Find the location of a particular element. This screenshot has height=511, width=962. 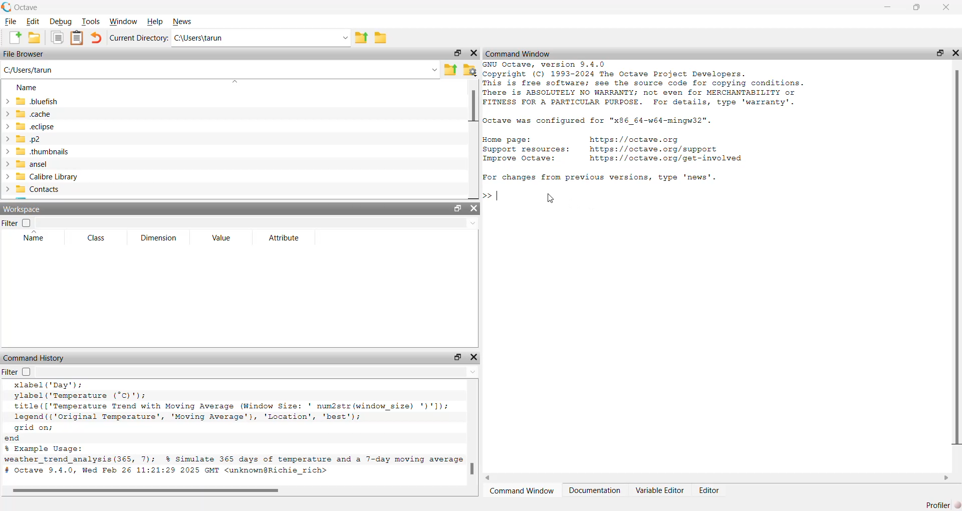

bluefish is located at coordinates (35, 101).